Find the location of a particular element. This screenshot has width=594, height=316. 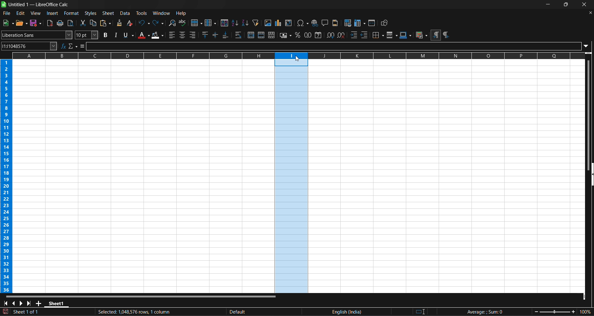

vertical scroll bar is located at coordinates (589, 110).